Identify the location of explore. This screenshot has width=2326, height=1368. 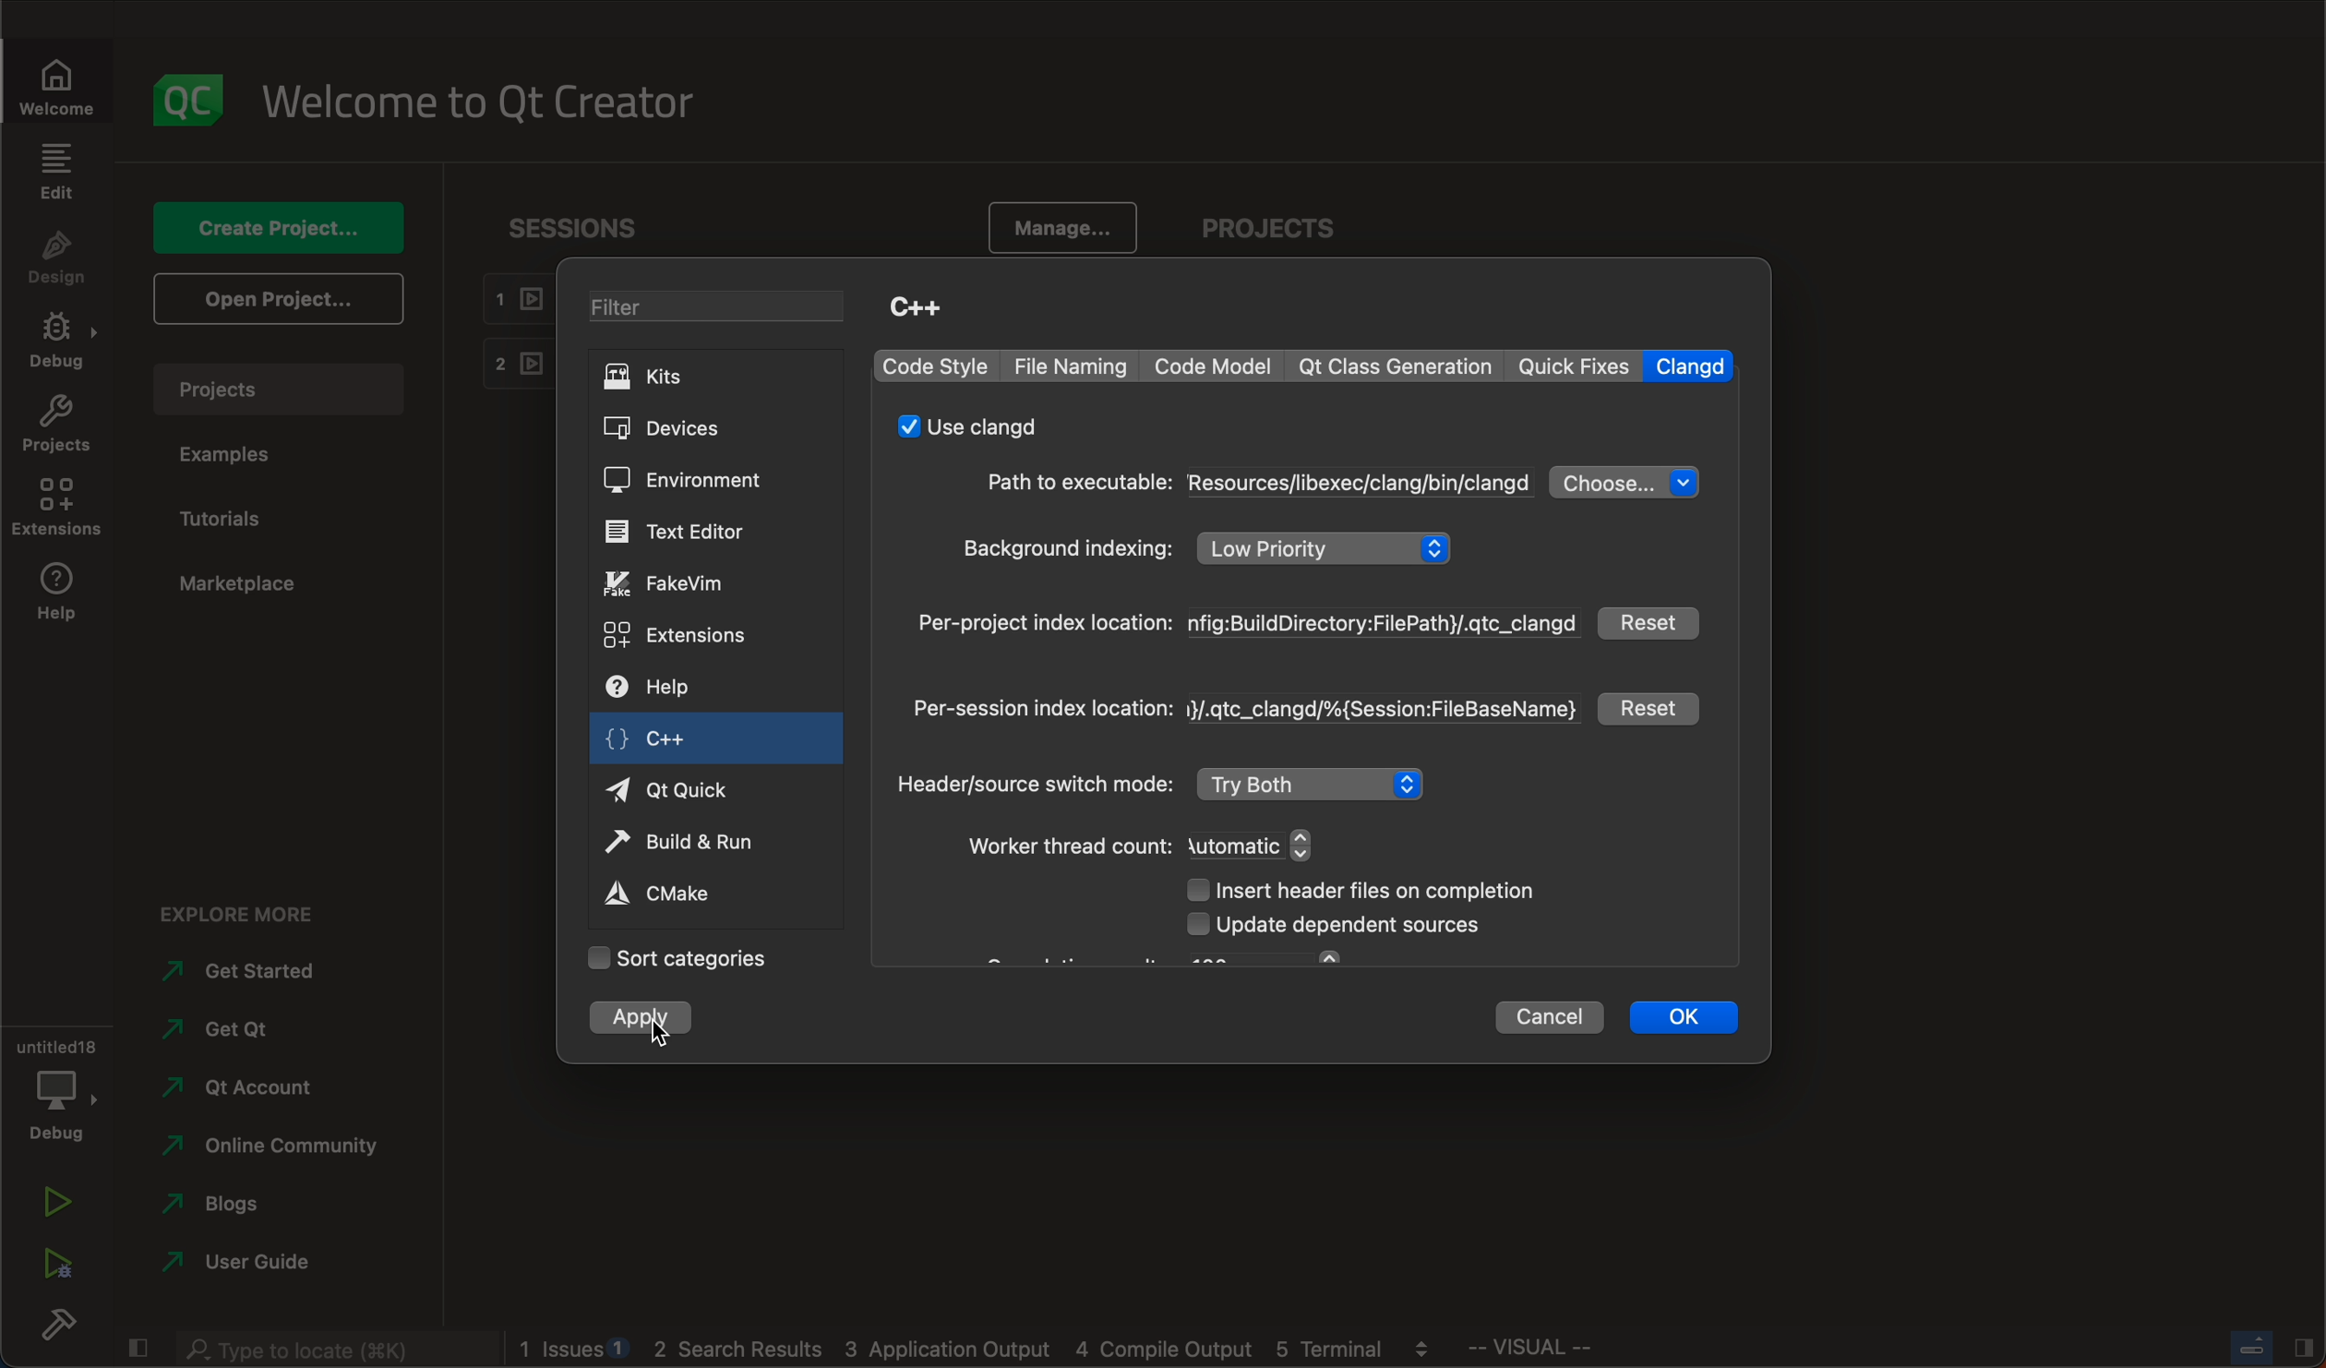
(252, 912).